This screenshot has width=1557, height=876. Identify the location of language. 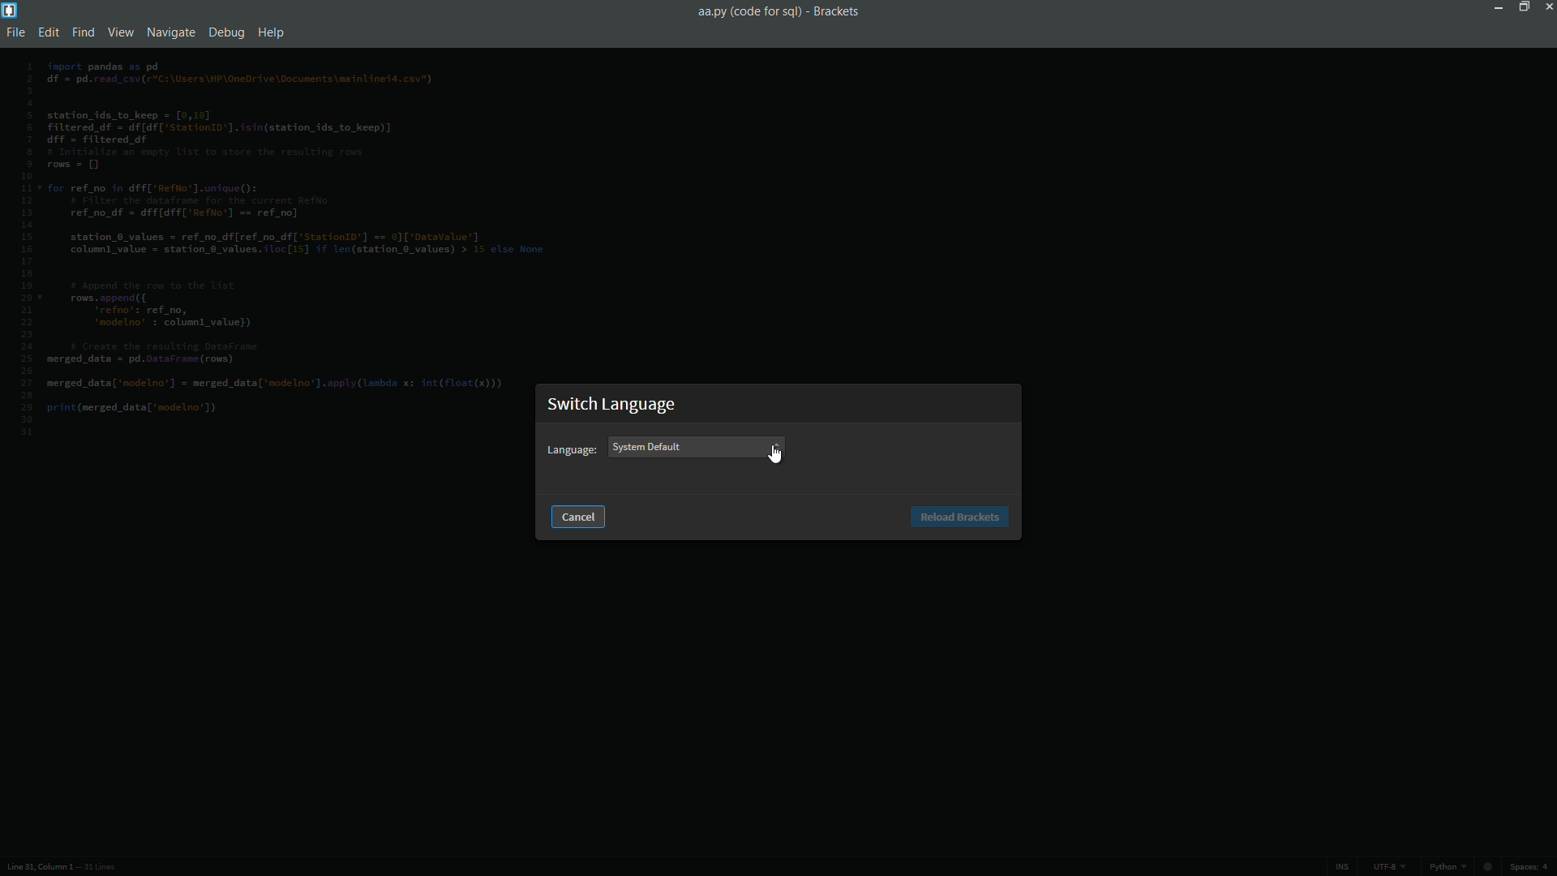
(572, 450).